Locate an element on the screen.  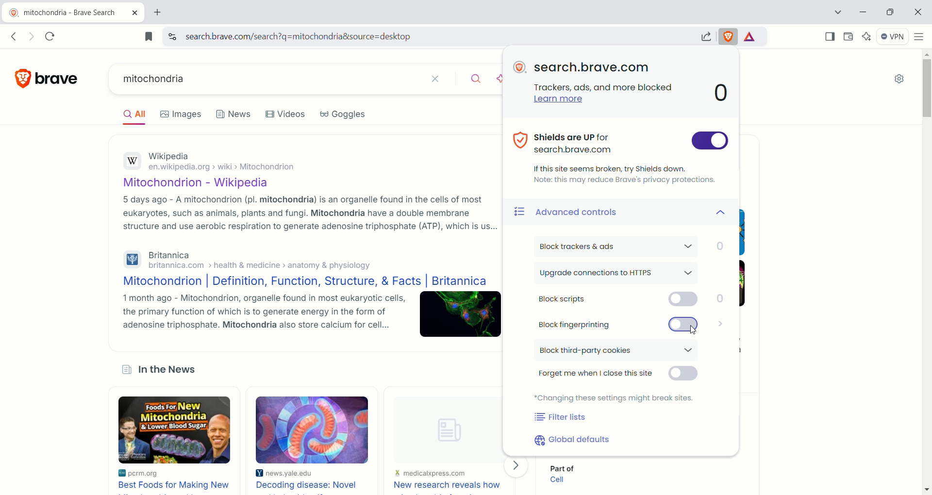
filter lists is located at coordinates (561, 418).